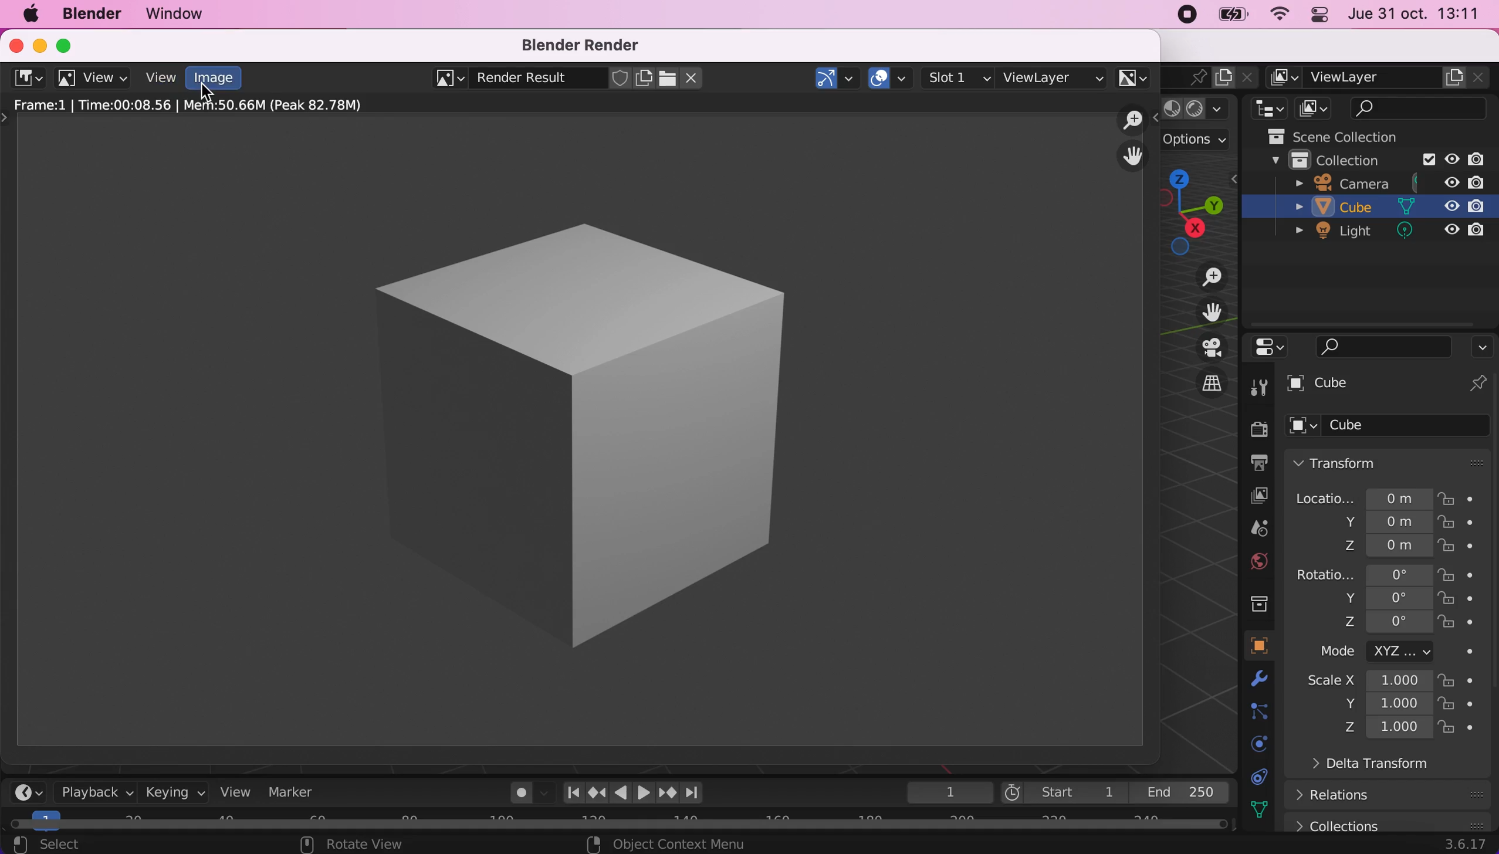  I want to click on close, so click(13, 44).